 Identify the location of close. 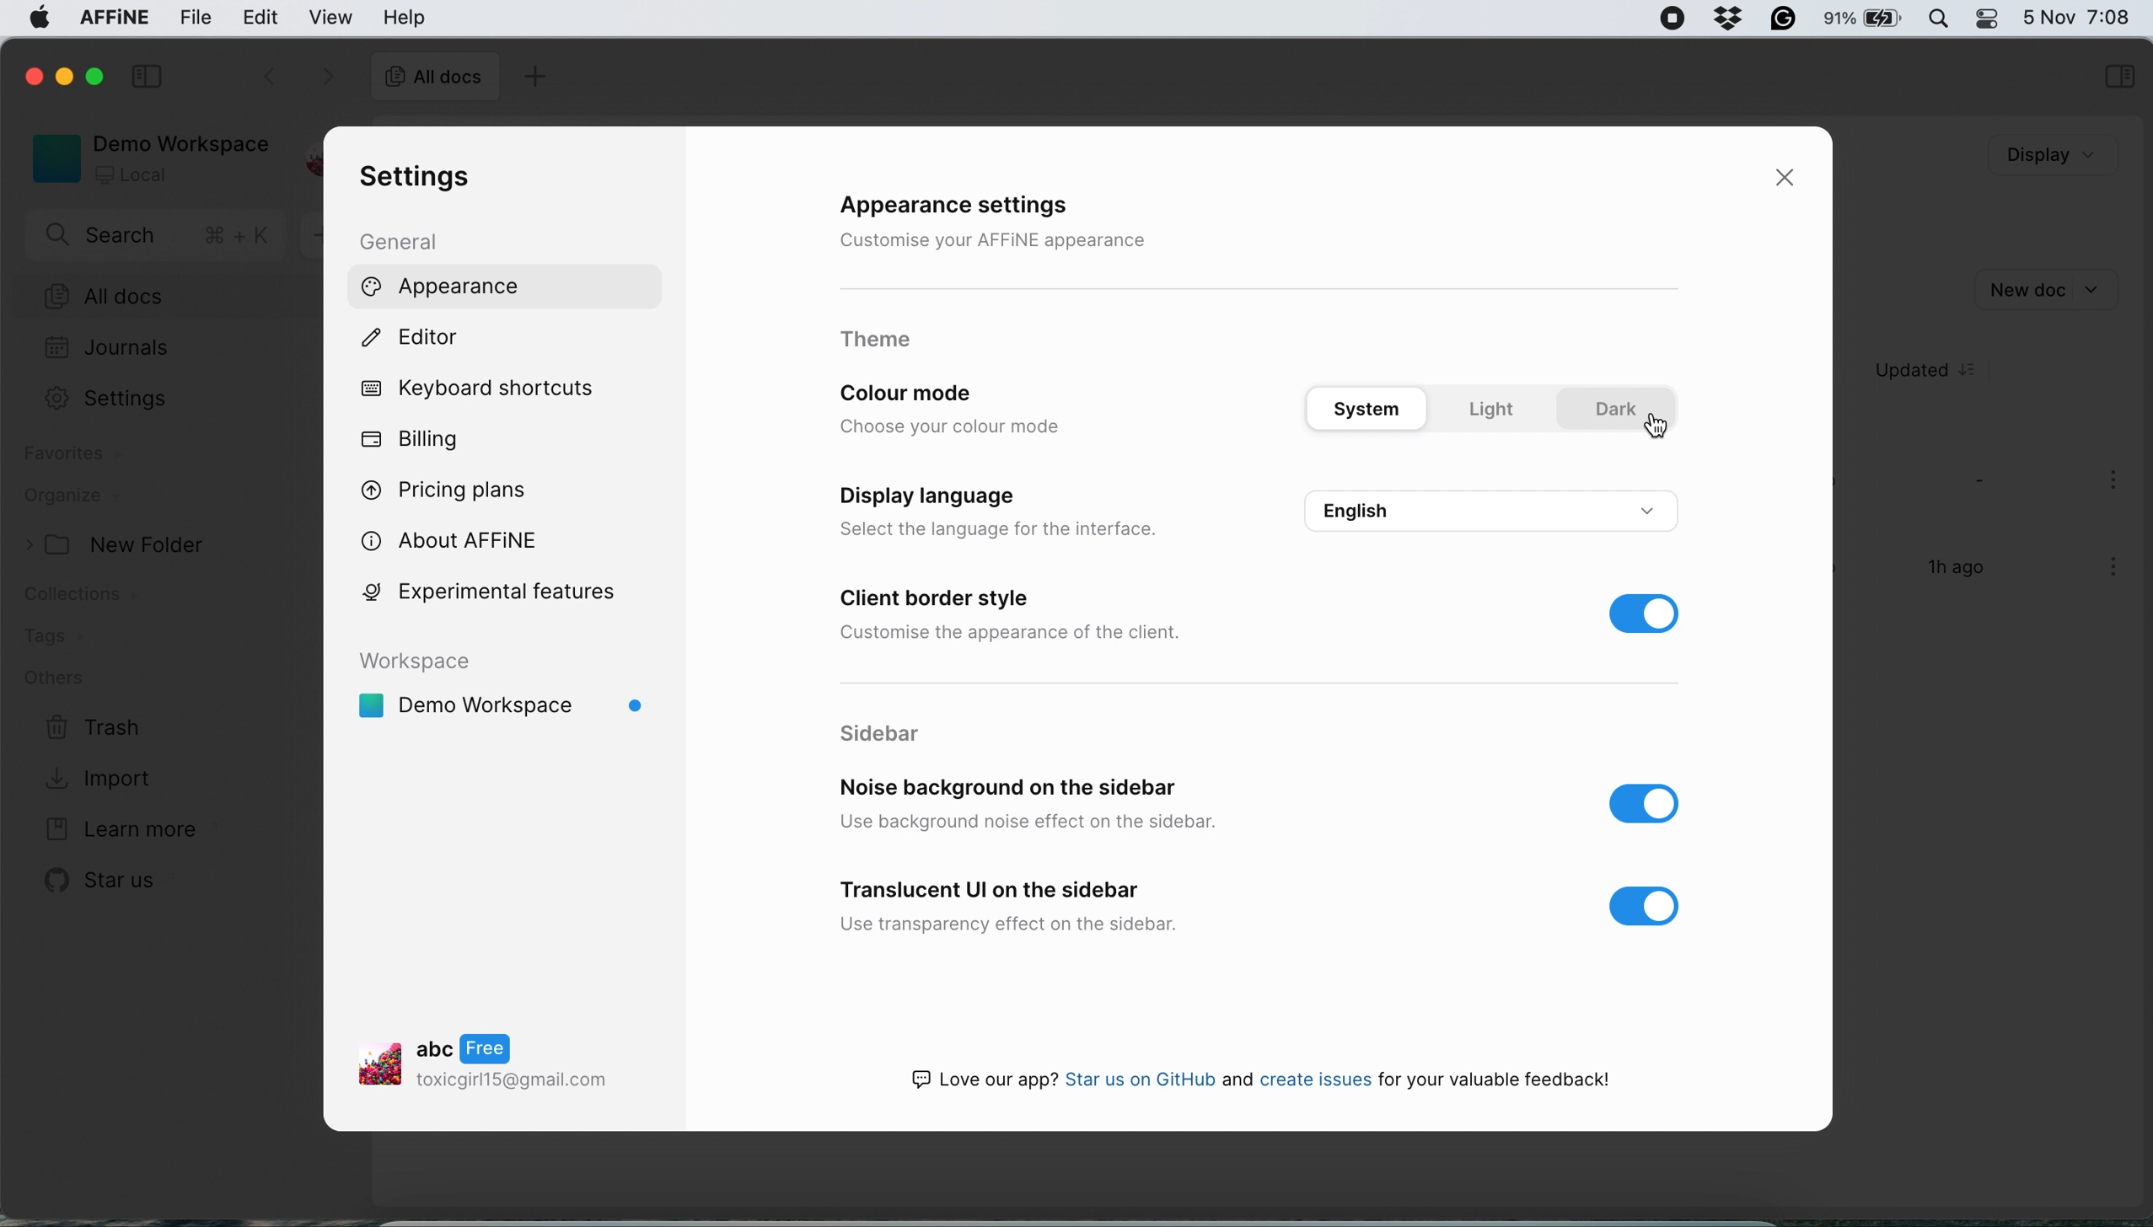
(1786, 180).